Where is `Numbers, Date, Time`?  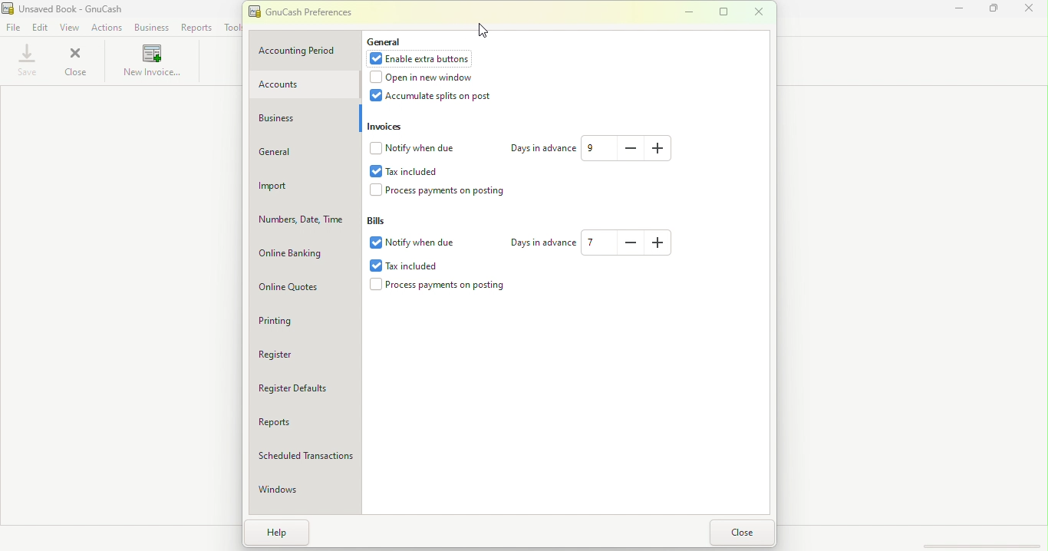
Numbers, Date, Time is located at coordinates (301, 219).